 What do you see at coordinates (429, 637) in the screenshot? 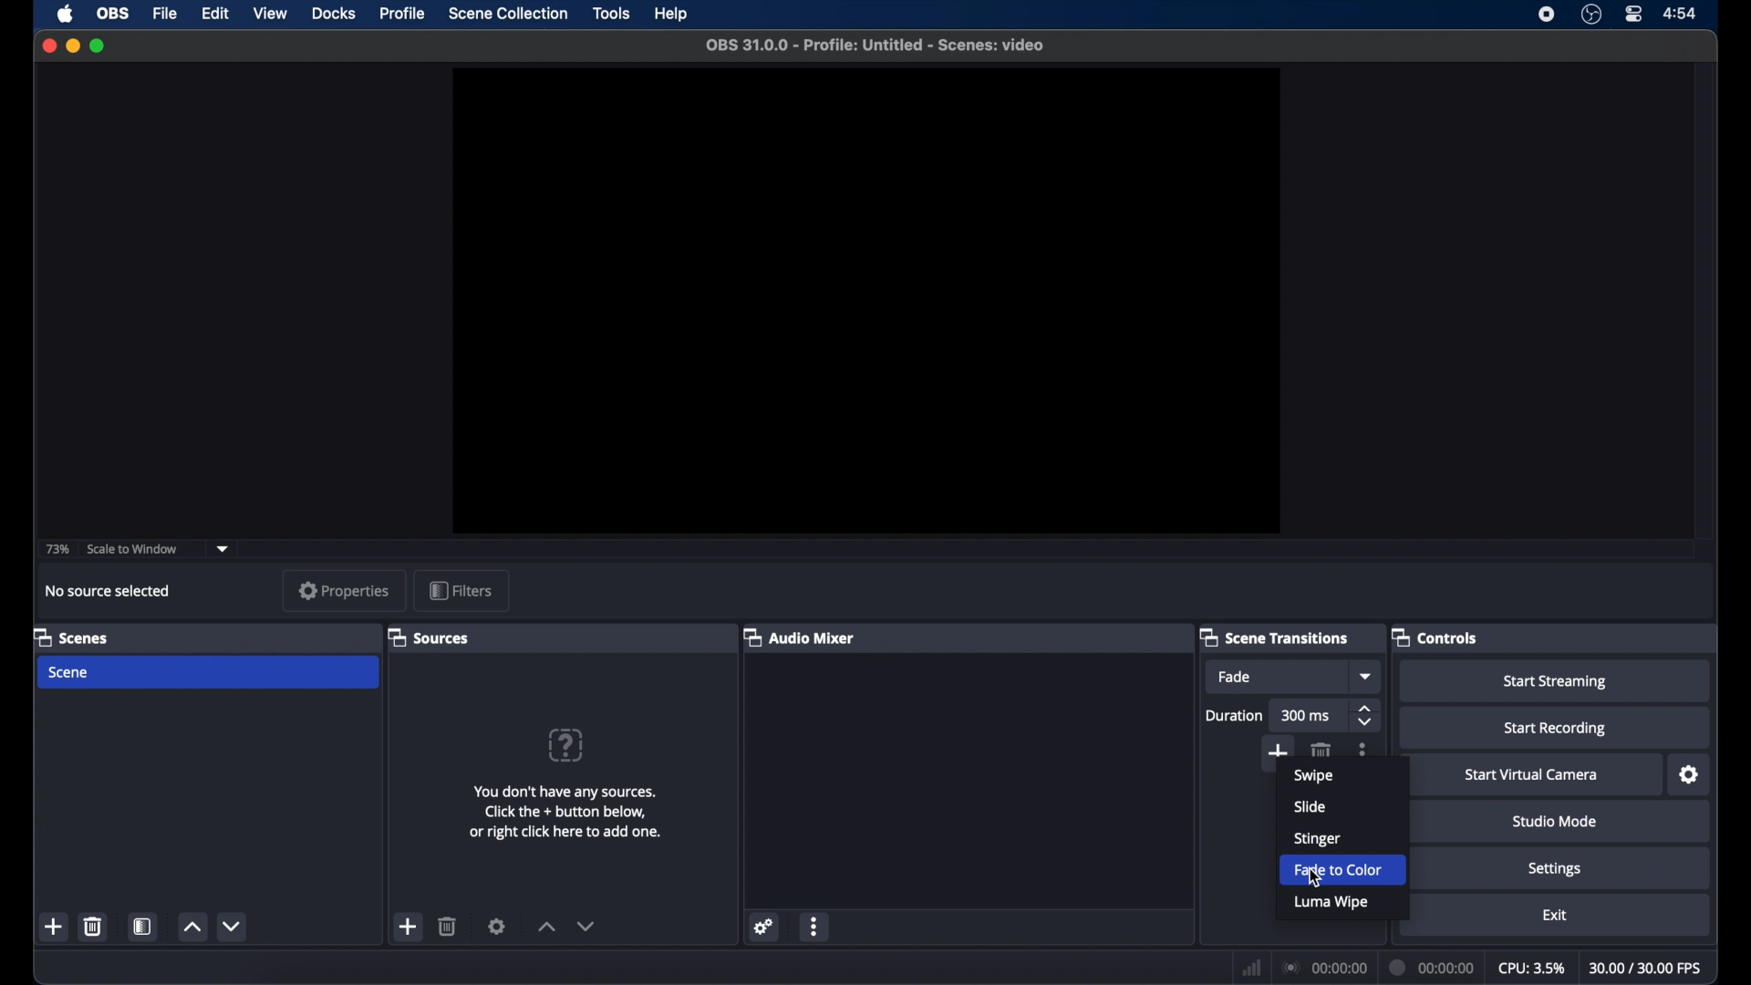
I see `sources` at bounding box center [429, 637].